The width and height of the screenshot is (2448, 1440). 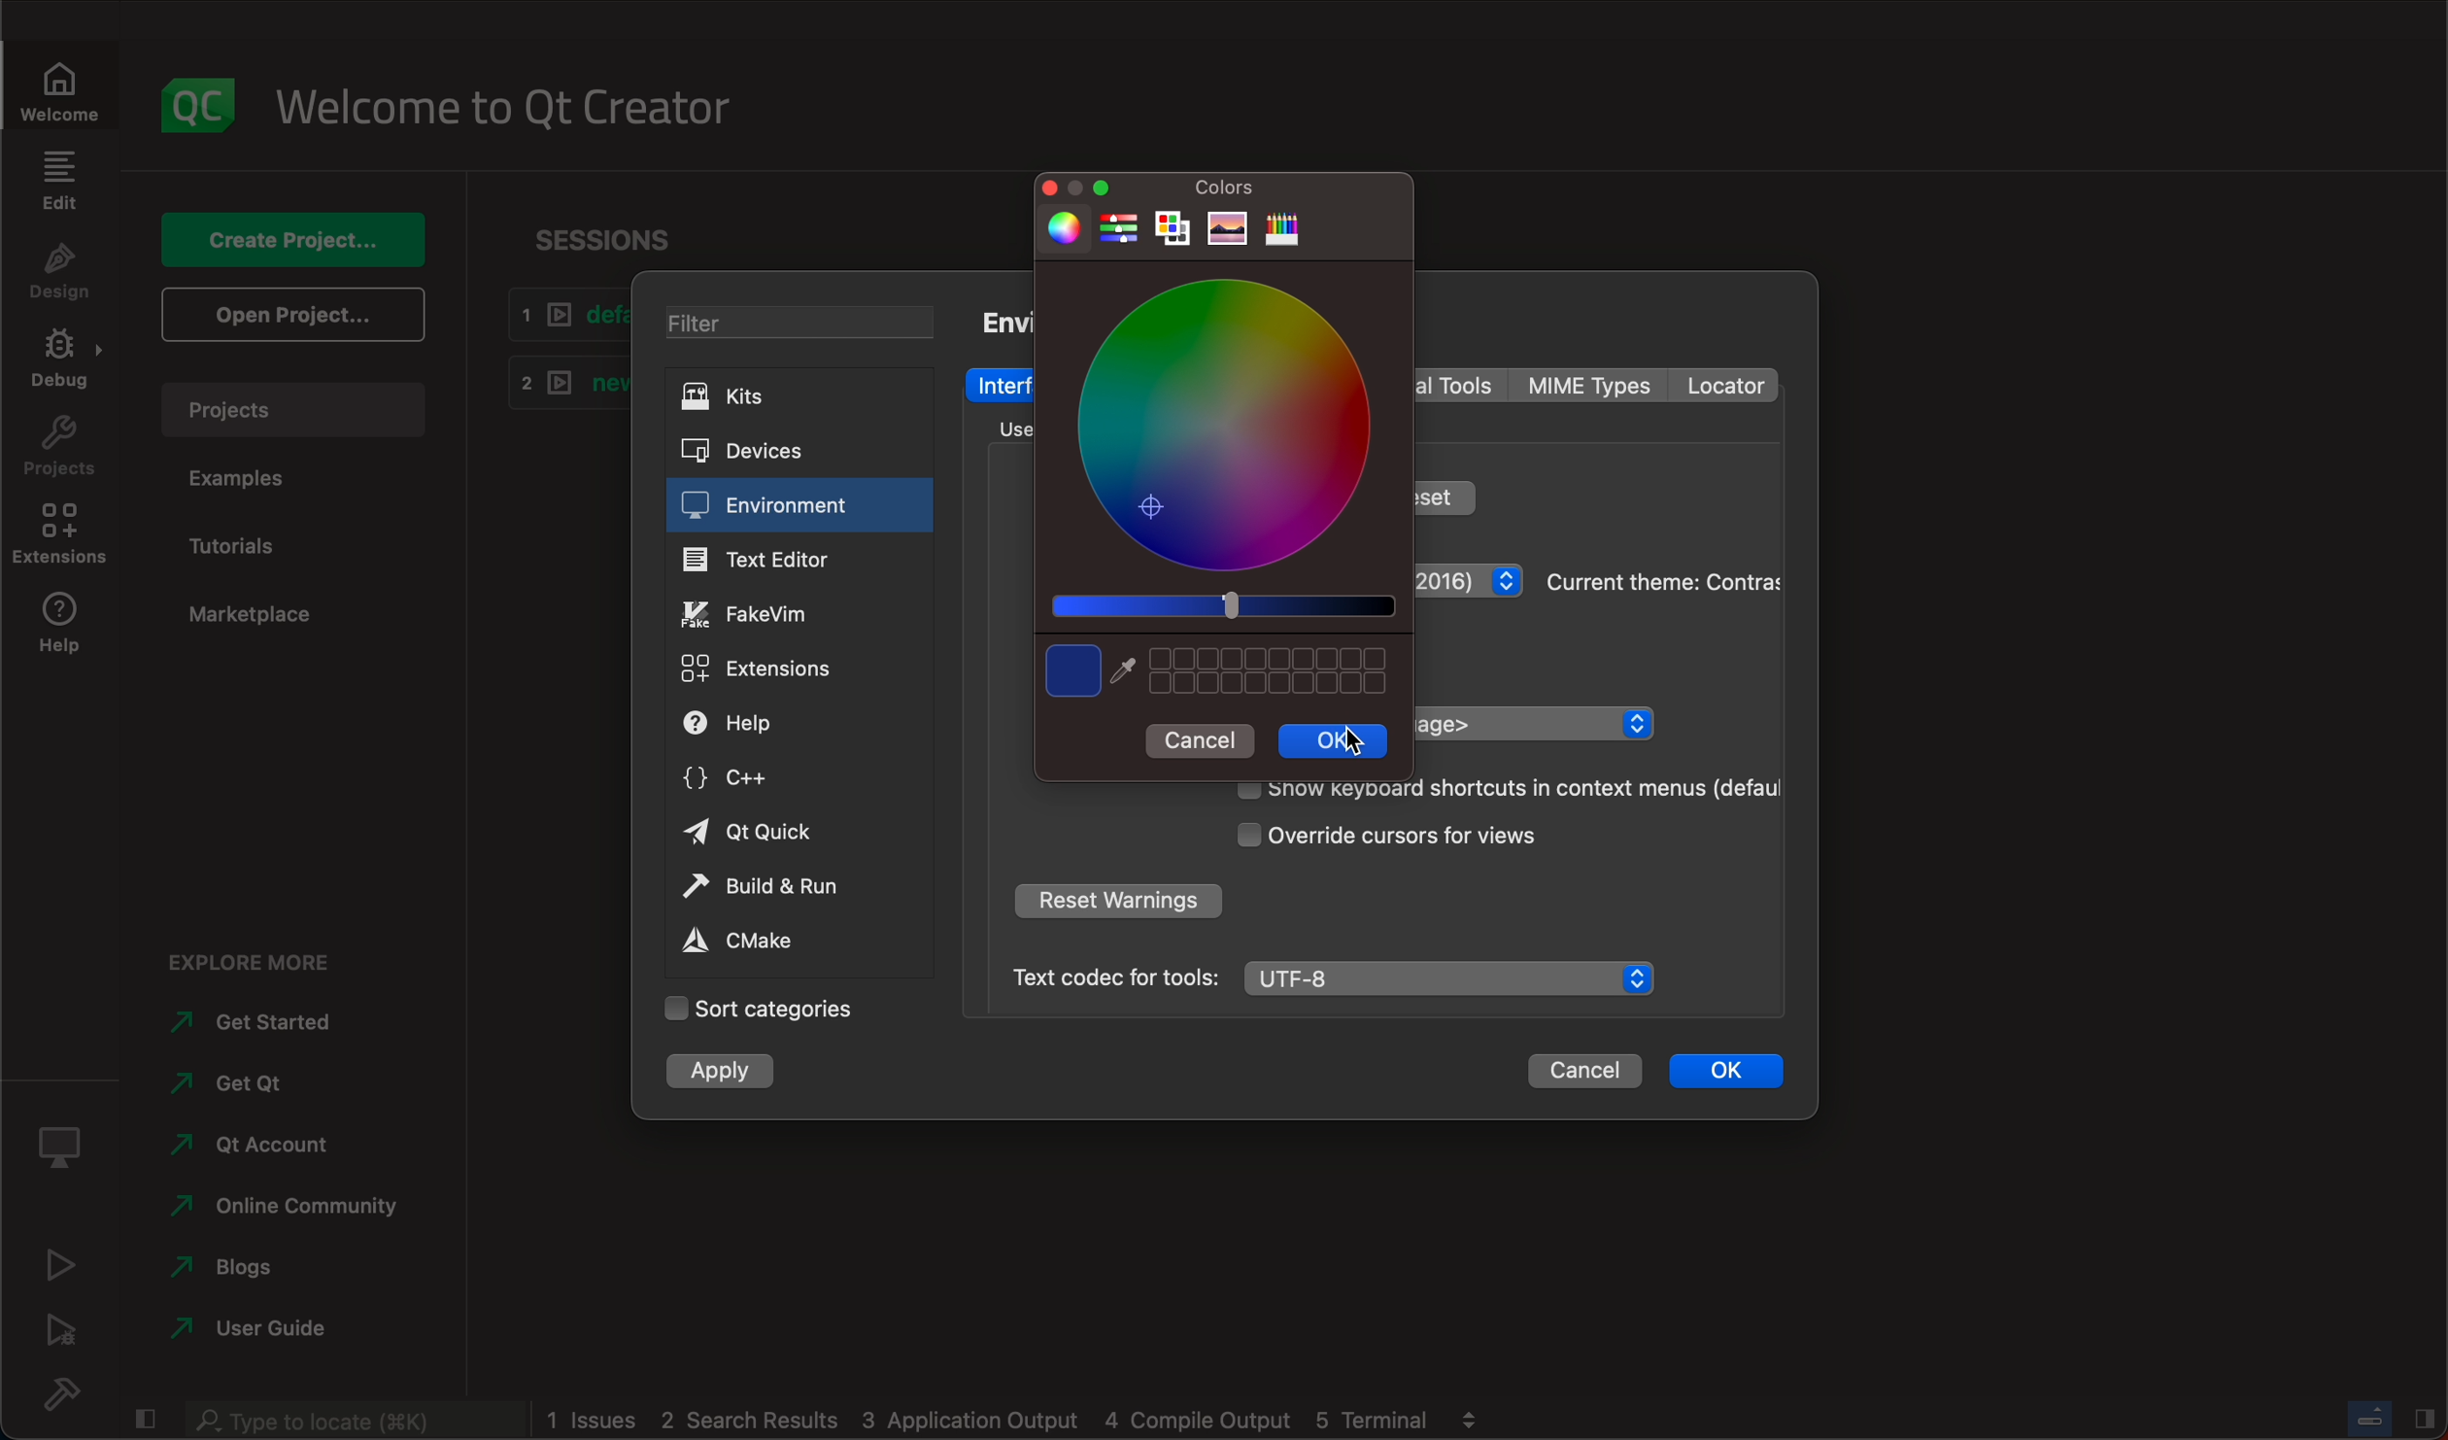 What do you see at coordinates (1229, 189) in the screenshot?
I see `colors` at bounding box center [1229, 189].